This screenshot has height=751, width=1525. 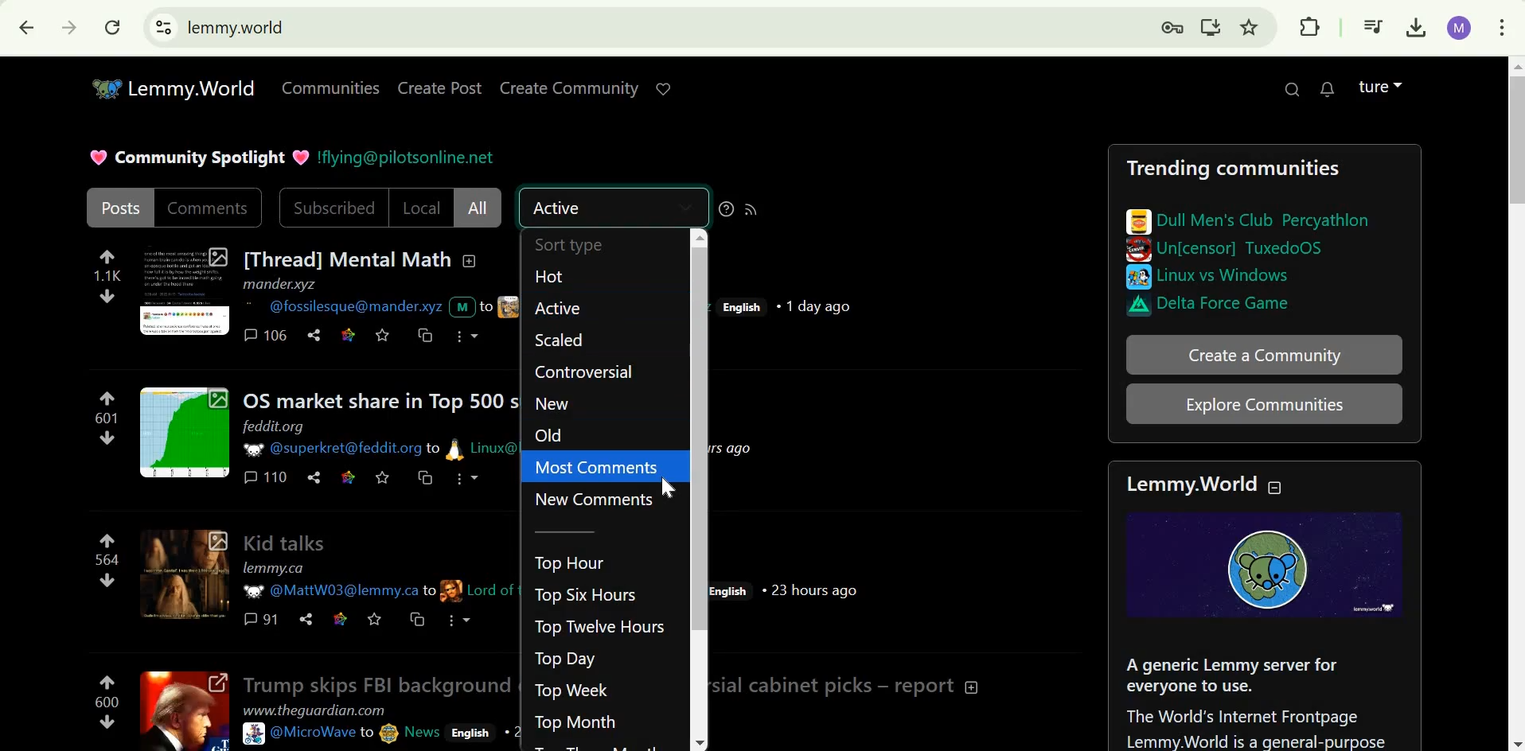 What do you see at coordinates (119, 208) in the screenshot?
I see `Posts` at bounding box center [119, 208].